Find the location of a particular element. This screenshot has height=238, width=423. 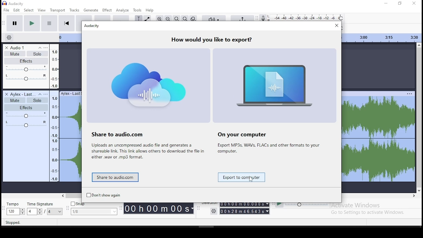

effects is located at coordinates (25, 107).